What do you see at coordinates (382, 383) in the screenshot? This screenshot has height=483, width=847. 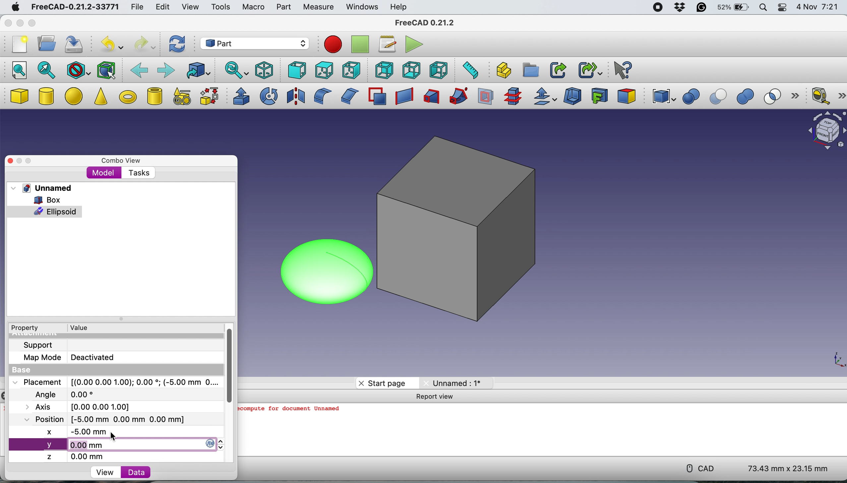 I see `start page` at bounding box center [382, 383].